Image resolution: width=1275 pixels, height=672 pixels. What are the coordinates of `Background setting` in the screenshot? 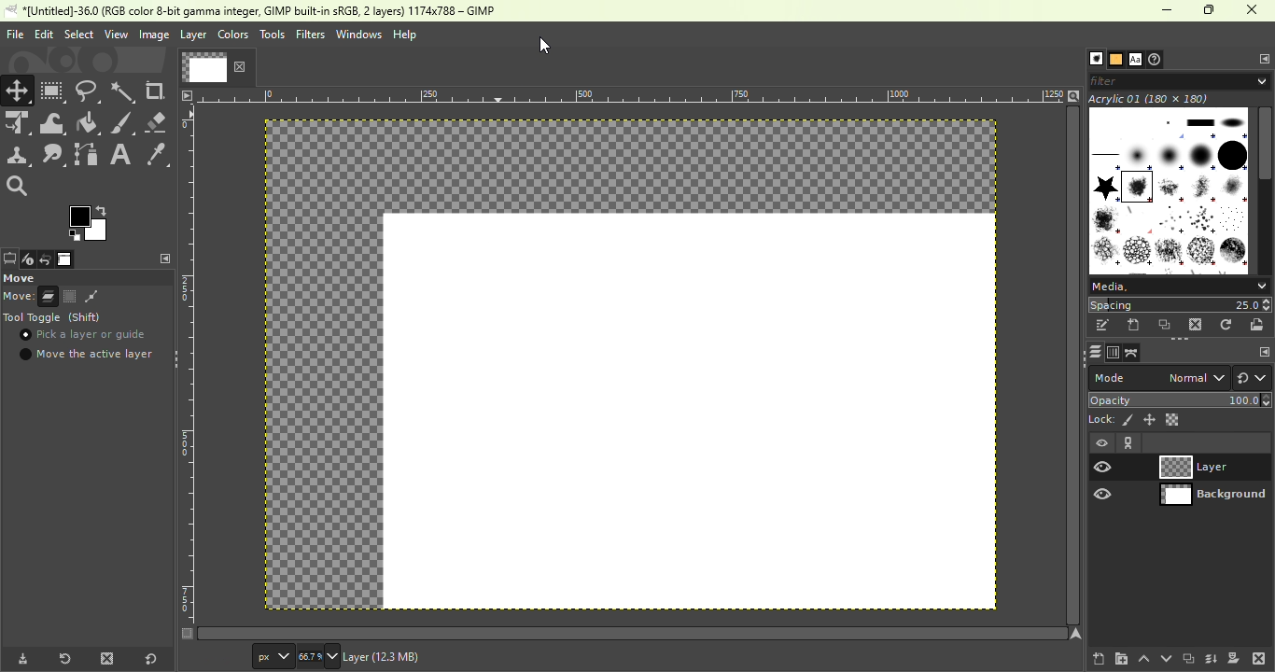 It's located at (1181, 467).